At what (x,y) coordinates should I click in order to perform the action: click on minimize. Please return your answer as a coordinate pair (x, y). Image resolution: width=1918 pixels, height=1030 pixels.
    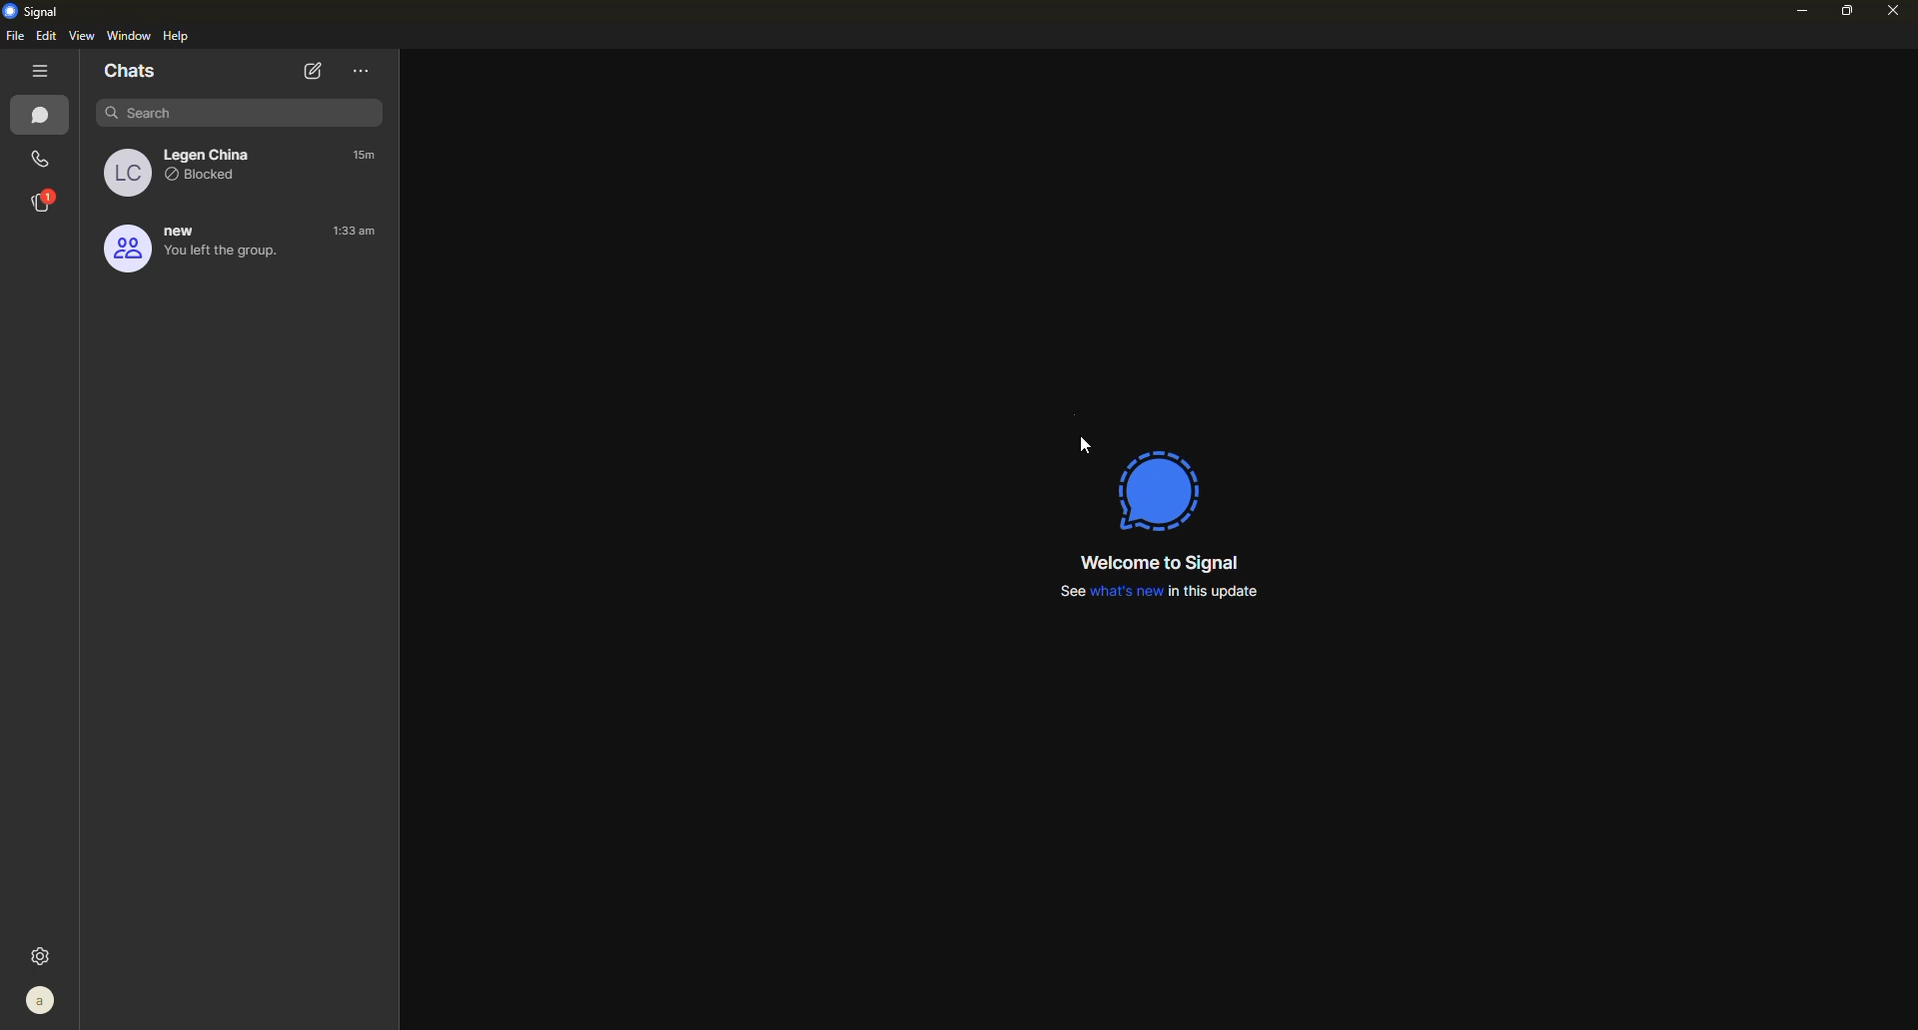
    Looking at the image, I should click on (1790, 12).